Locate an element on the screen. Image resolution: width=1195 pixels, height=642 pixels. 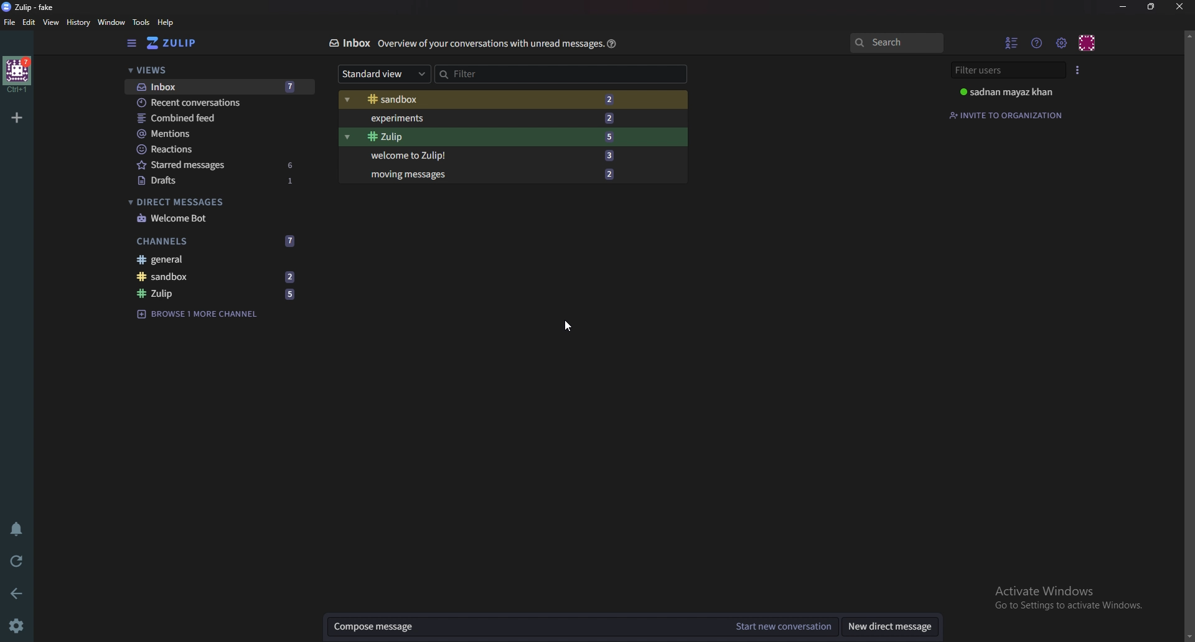
Help is located at coordinates (169, 22).